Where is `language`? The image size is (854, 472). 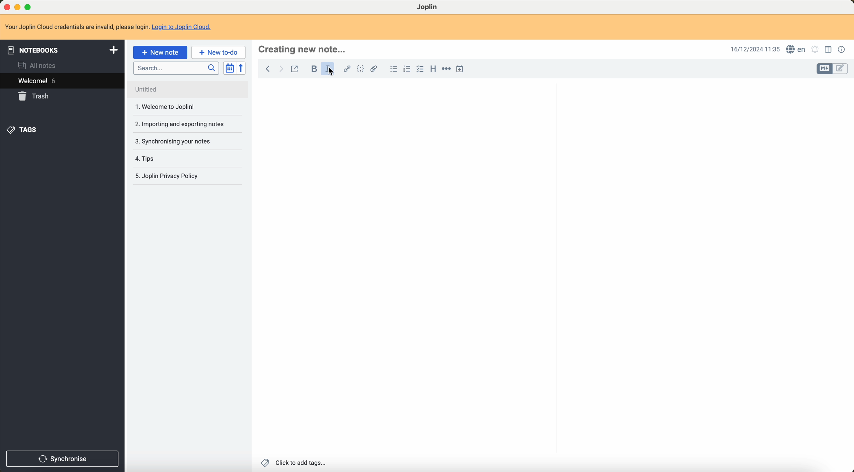 language is located at coordinates (796, 49).